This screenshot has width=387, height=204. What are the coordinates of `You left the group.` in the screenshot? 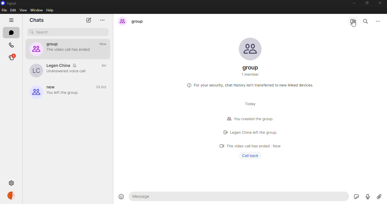 It's located at (67, 93).